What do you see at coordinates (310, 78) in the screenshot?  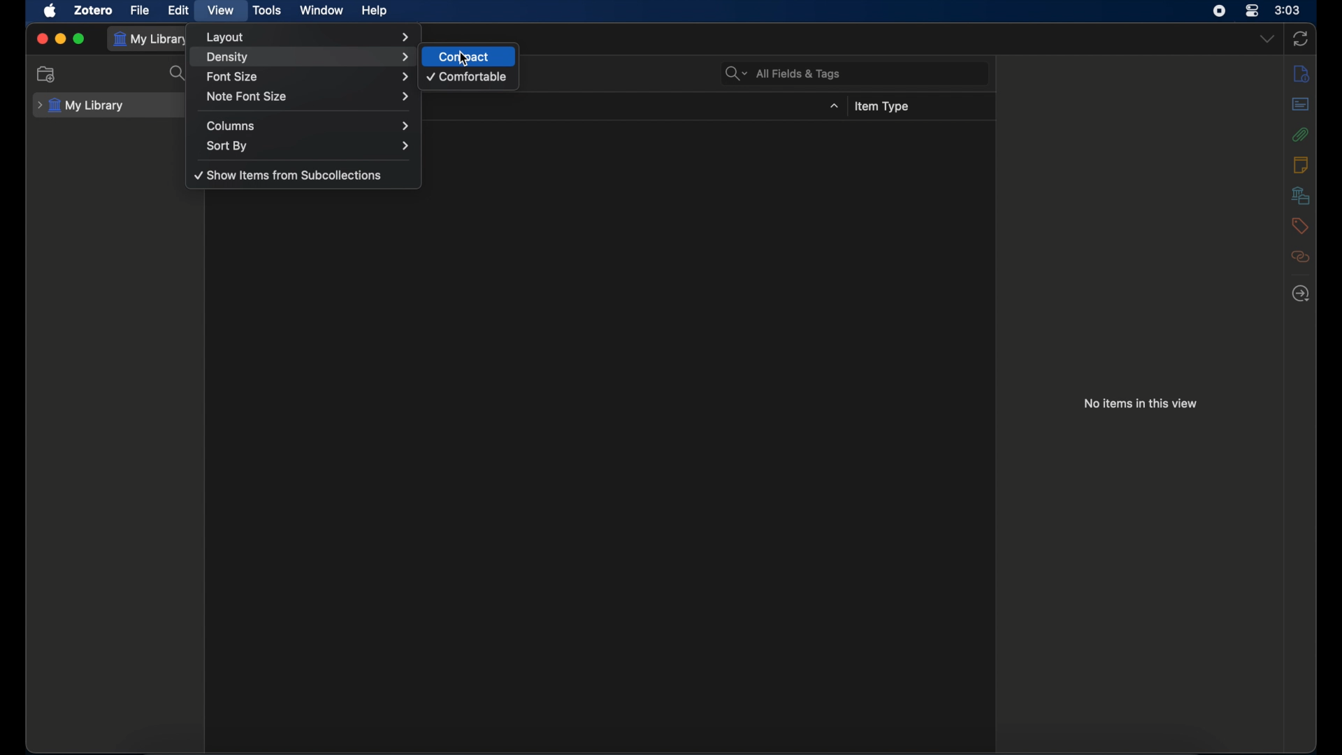 I see `font size` at bounding box center [310, 78].